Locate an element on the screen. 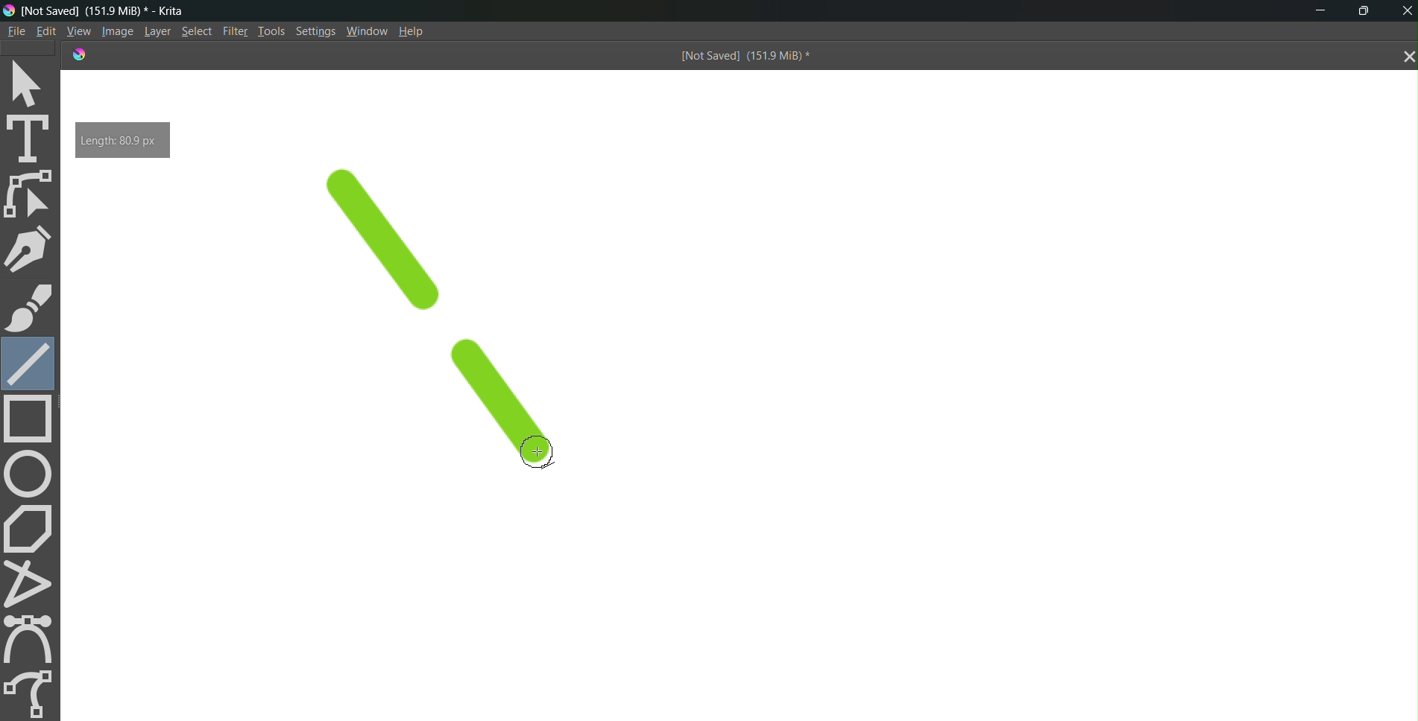 The height and width of the screenshot is (721, 1418). edit shape is located at coordinates (32, 194).